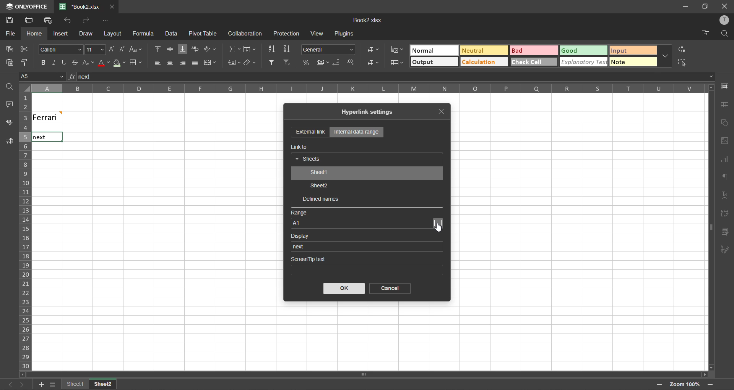  I want to click on cut, so click(24, 49).